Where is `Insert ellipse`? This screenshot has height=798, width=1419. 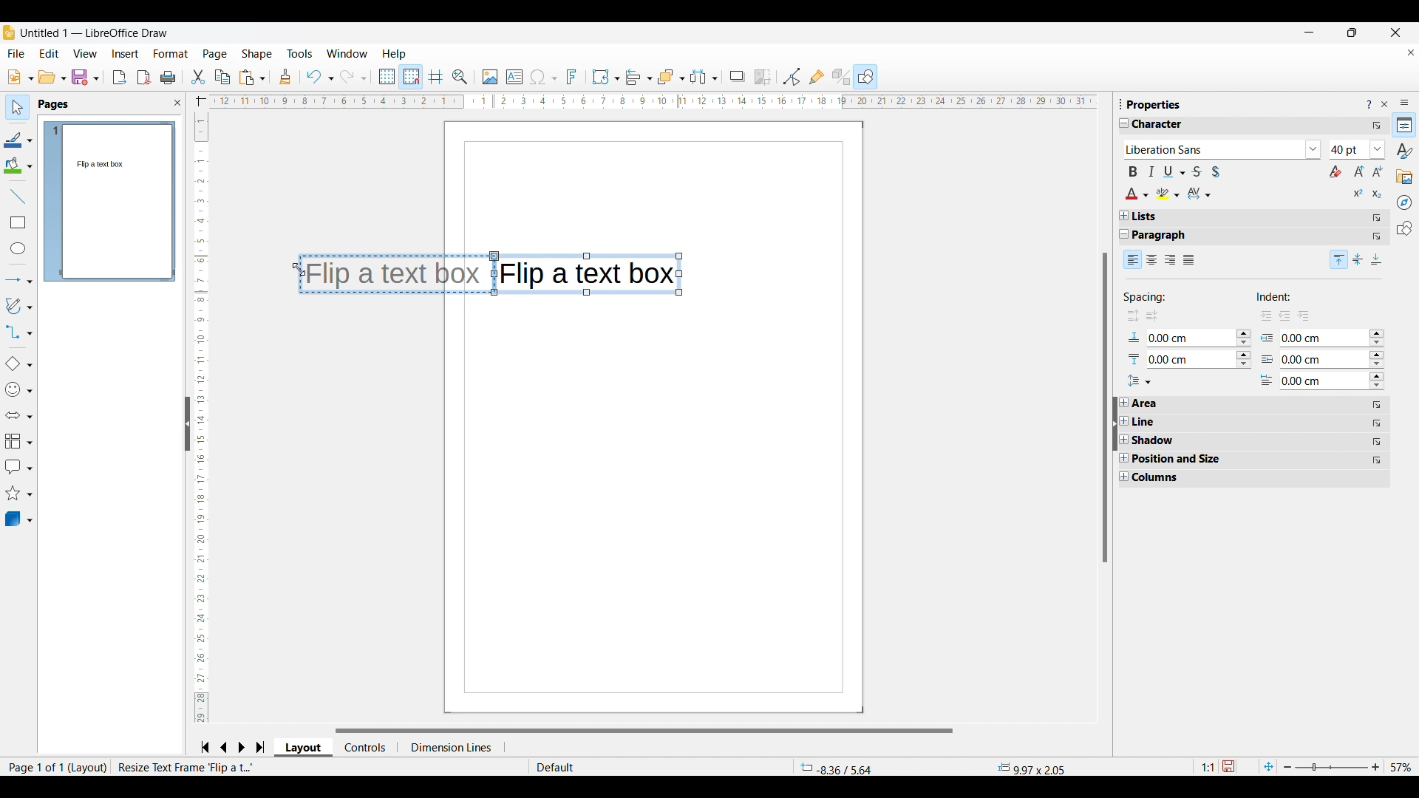 Insert ellipse is located at coordinates (18, 248).